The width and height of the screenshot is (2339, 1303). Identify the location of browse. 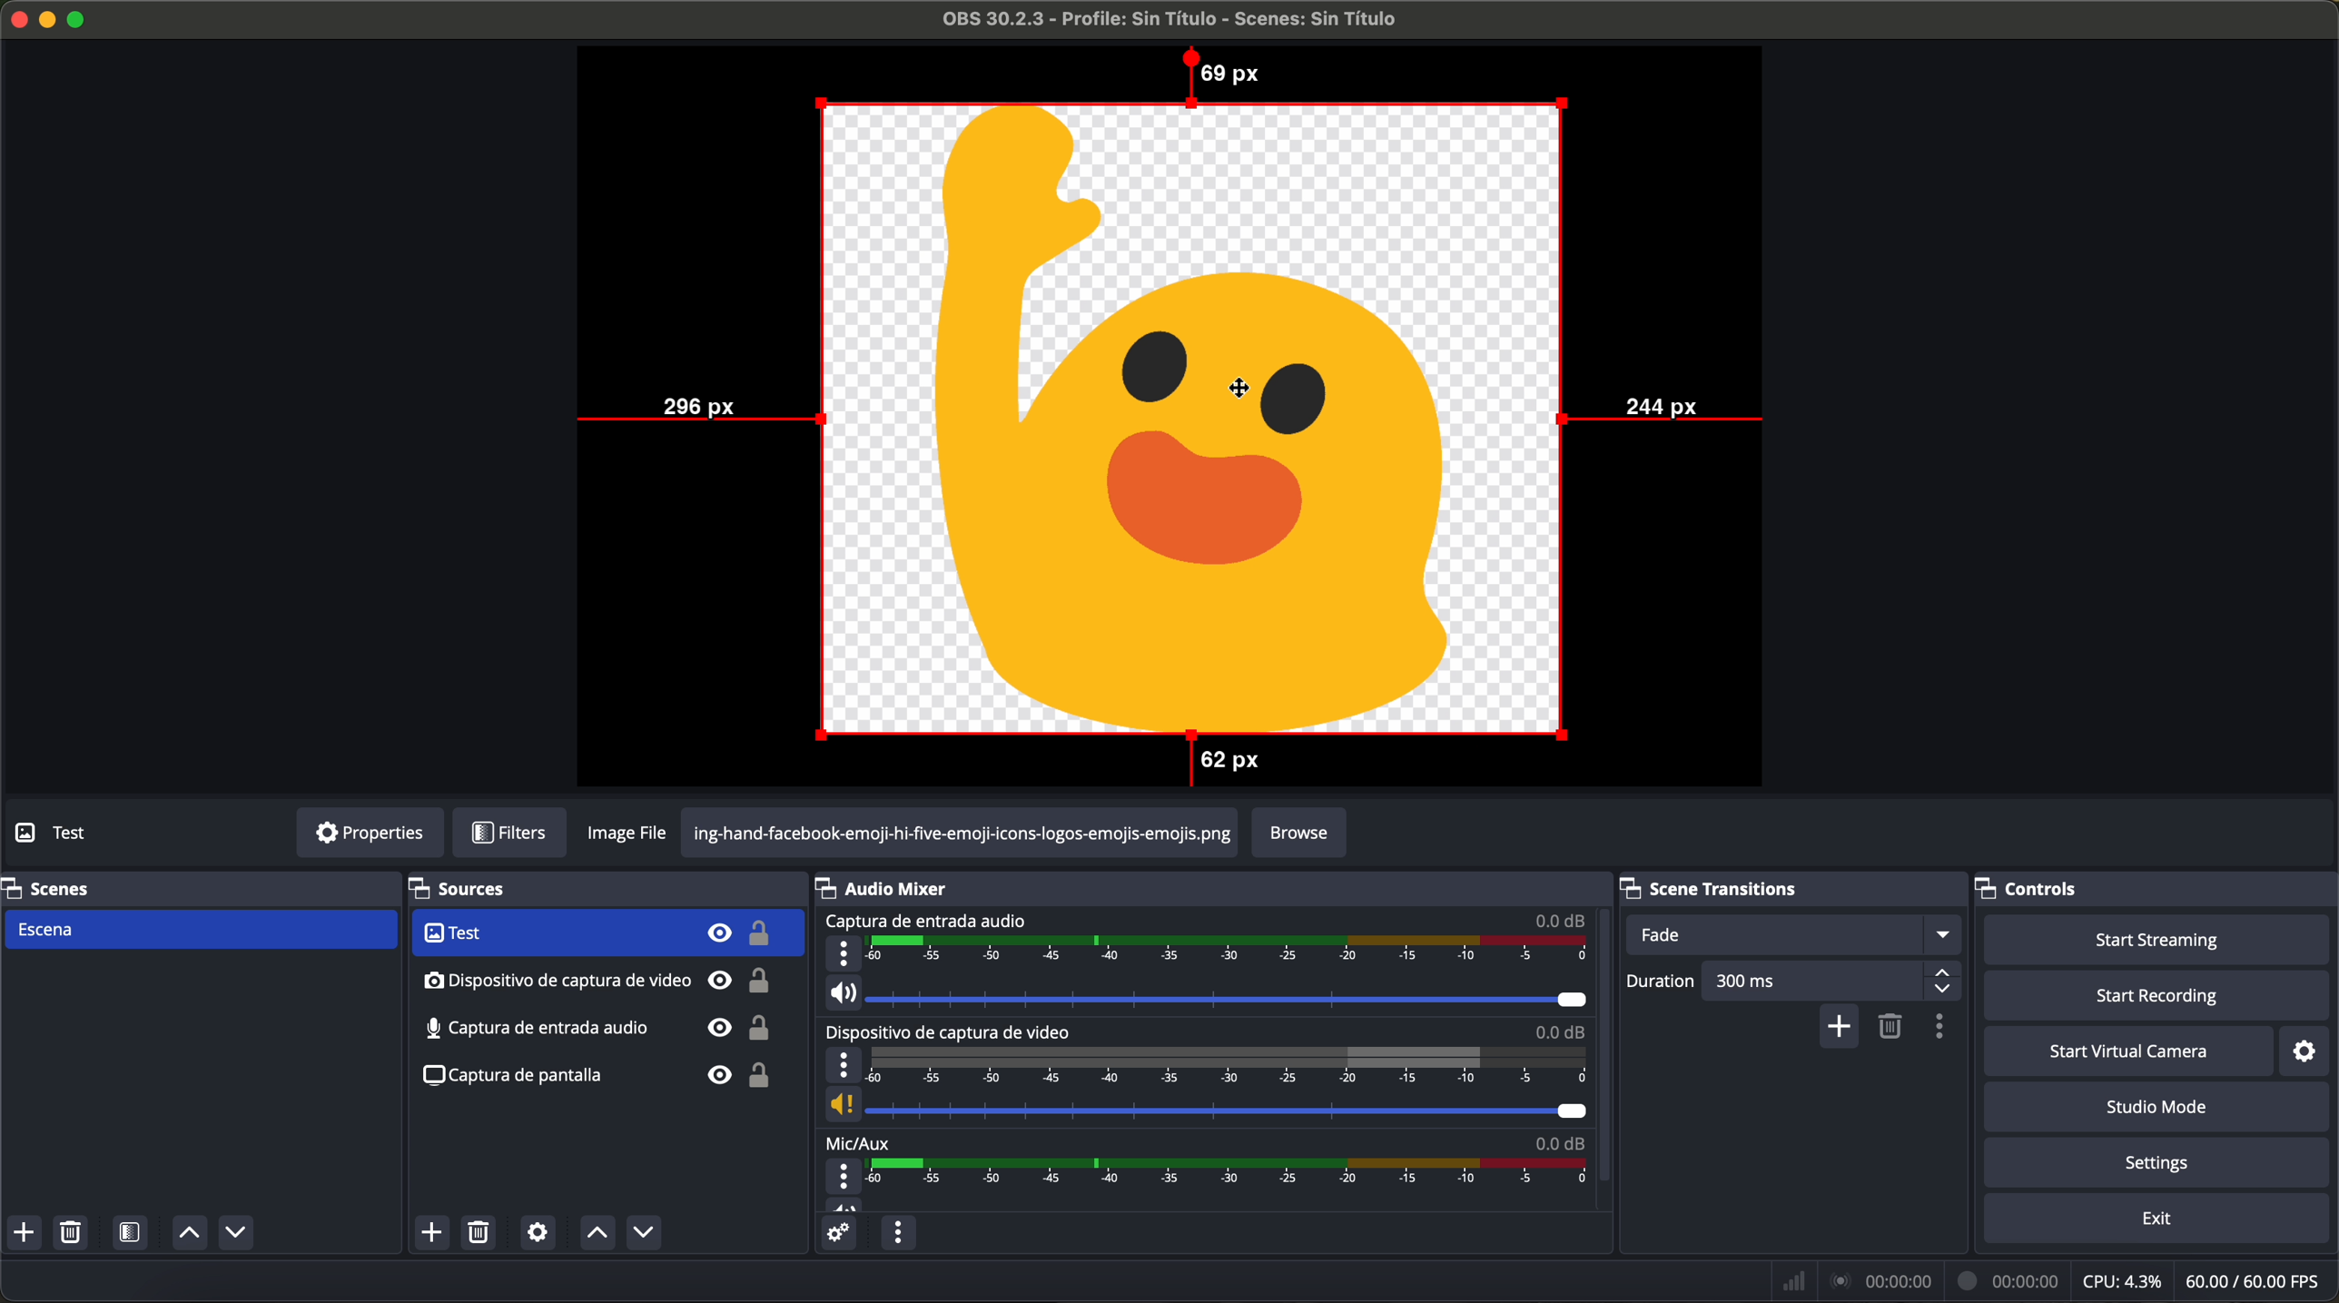
(1299, 834).